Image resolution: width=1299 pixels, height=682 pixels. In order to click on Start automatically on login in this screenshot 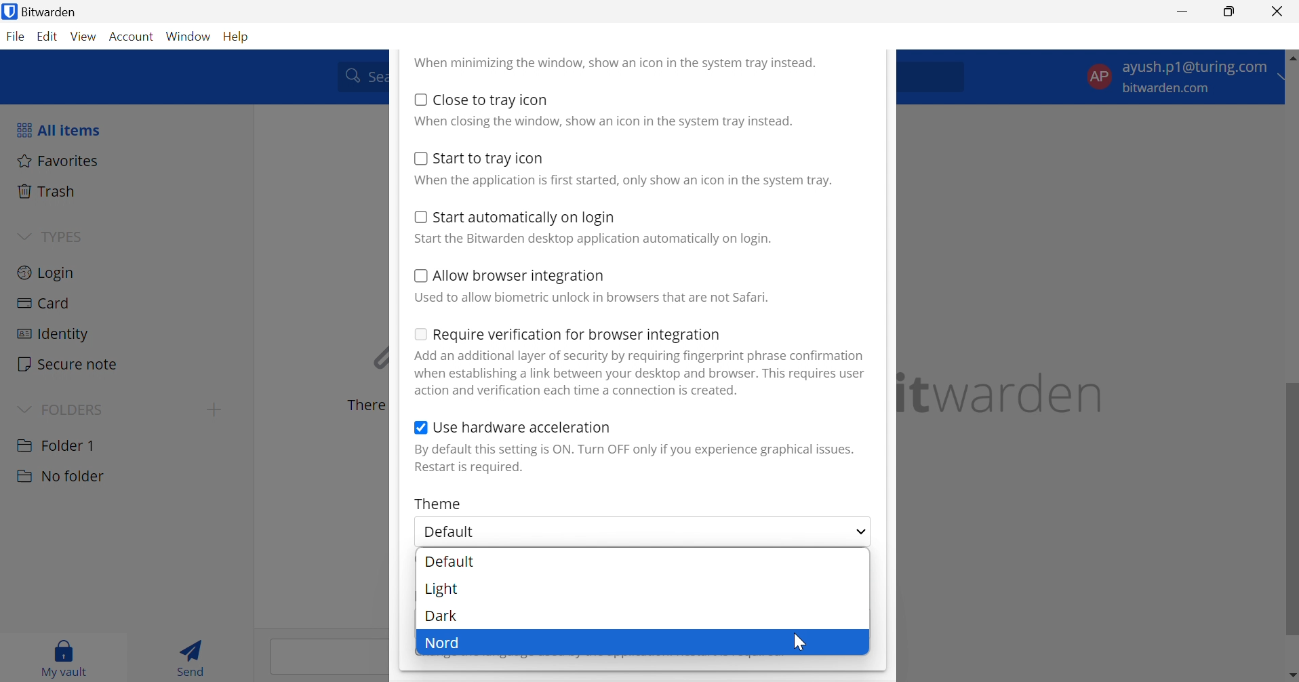, I will do `click(525, 218)`.